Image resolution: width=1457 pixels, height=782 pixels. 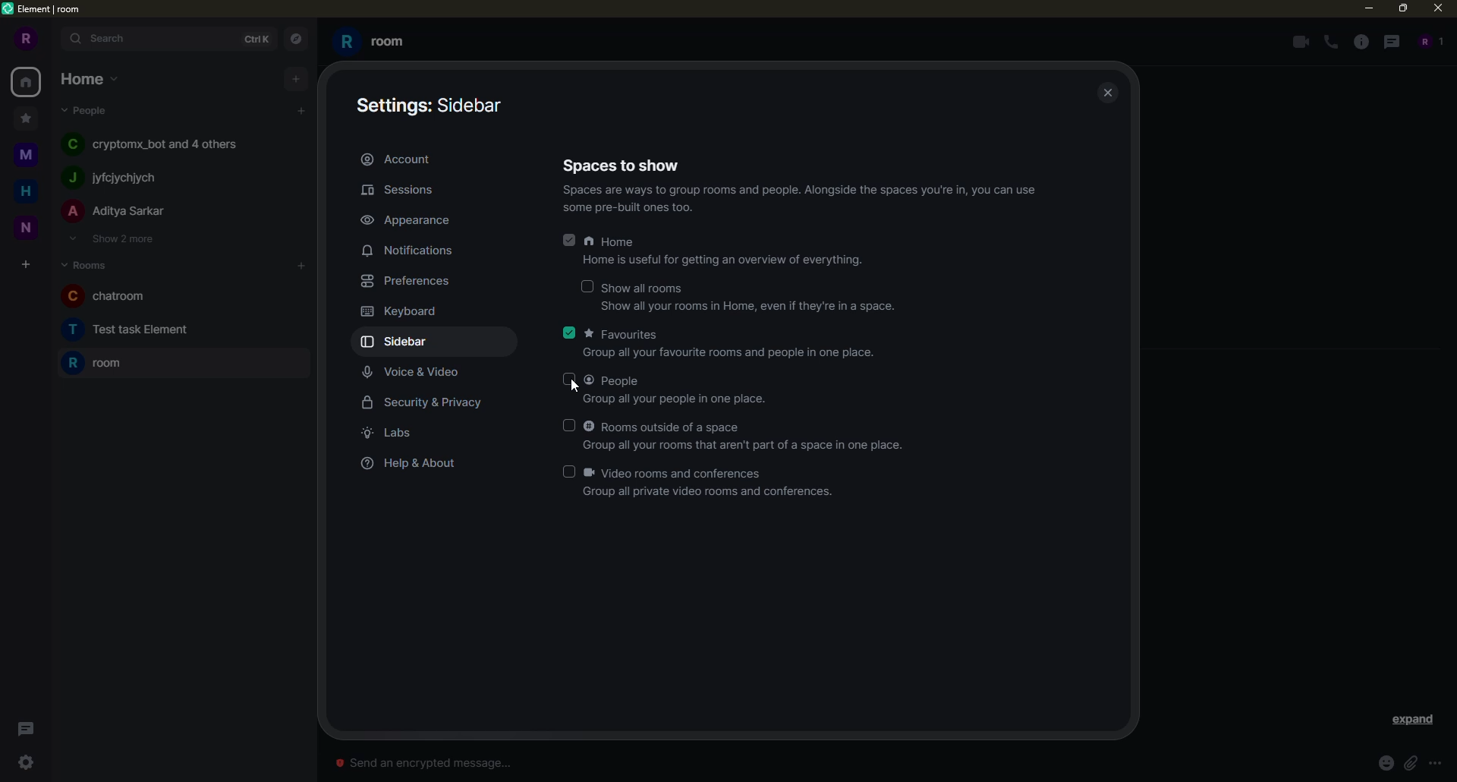 What do you see at coordinates (1402, 9) in the screenshot?
I see `maximize` at bounding box center [1402, 9].